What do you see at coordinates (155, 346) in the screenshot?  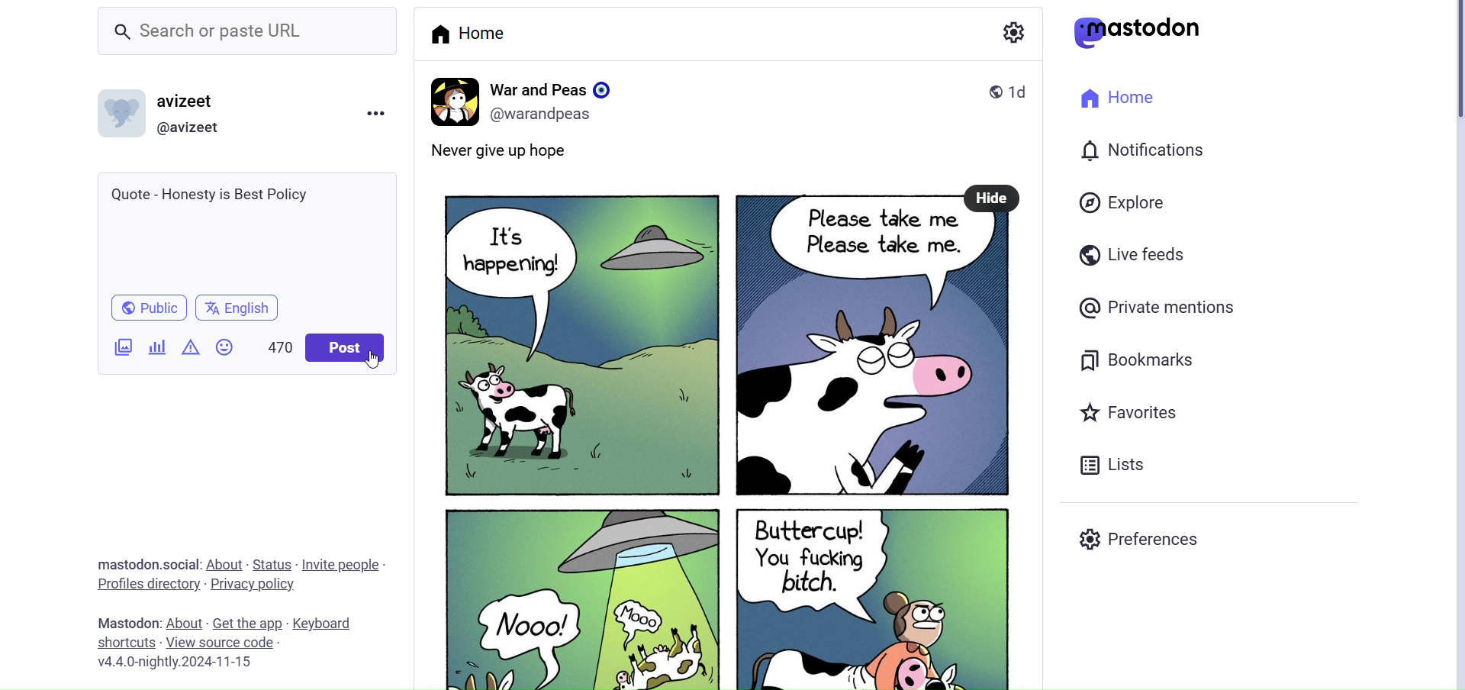 I see `Post Poll` at bounding box center [155, 346].